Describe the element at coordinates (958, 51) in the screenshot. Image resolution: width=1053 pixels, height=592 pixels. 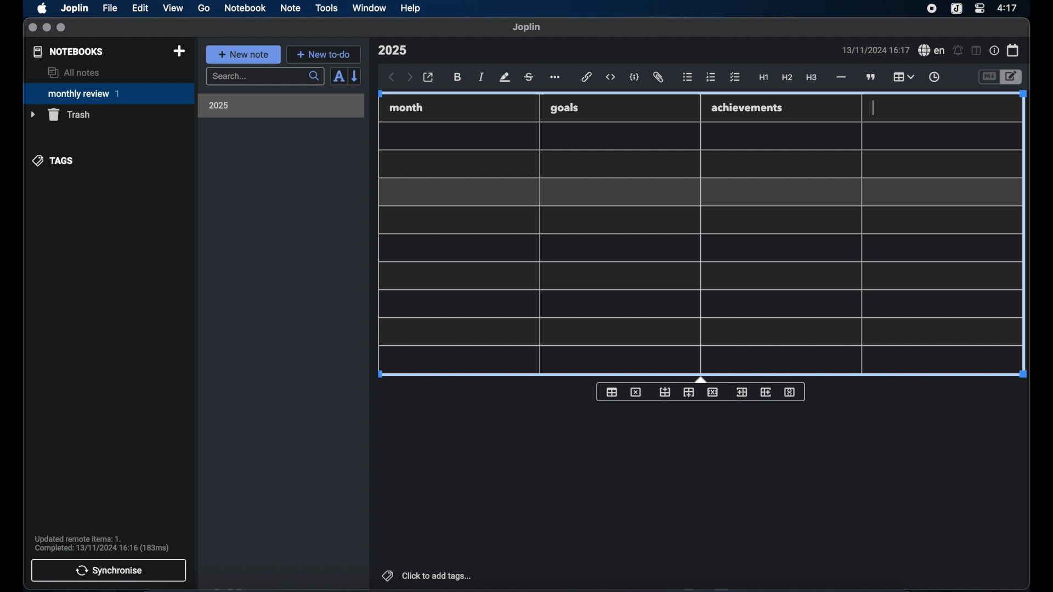
I see `set alarm` at that location.